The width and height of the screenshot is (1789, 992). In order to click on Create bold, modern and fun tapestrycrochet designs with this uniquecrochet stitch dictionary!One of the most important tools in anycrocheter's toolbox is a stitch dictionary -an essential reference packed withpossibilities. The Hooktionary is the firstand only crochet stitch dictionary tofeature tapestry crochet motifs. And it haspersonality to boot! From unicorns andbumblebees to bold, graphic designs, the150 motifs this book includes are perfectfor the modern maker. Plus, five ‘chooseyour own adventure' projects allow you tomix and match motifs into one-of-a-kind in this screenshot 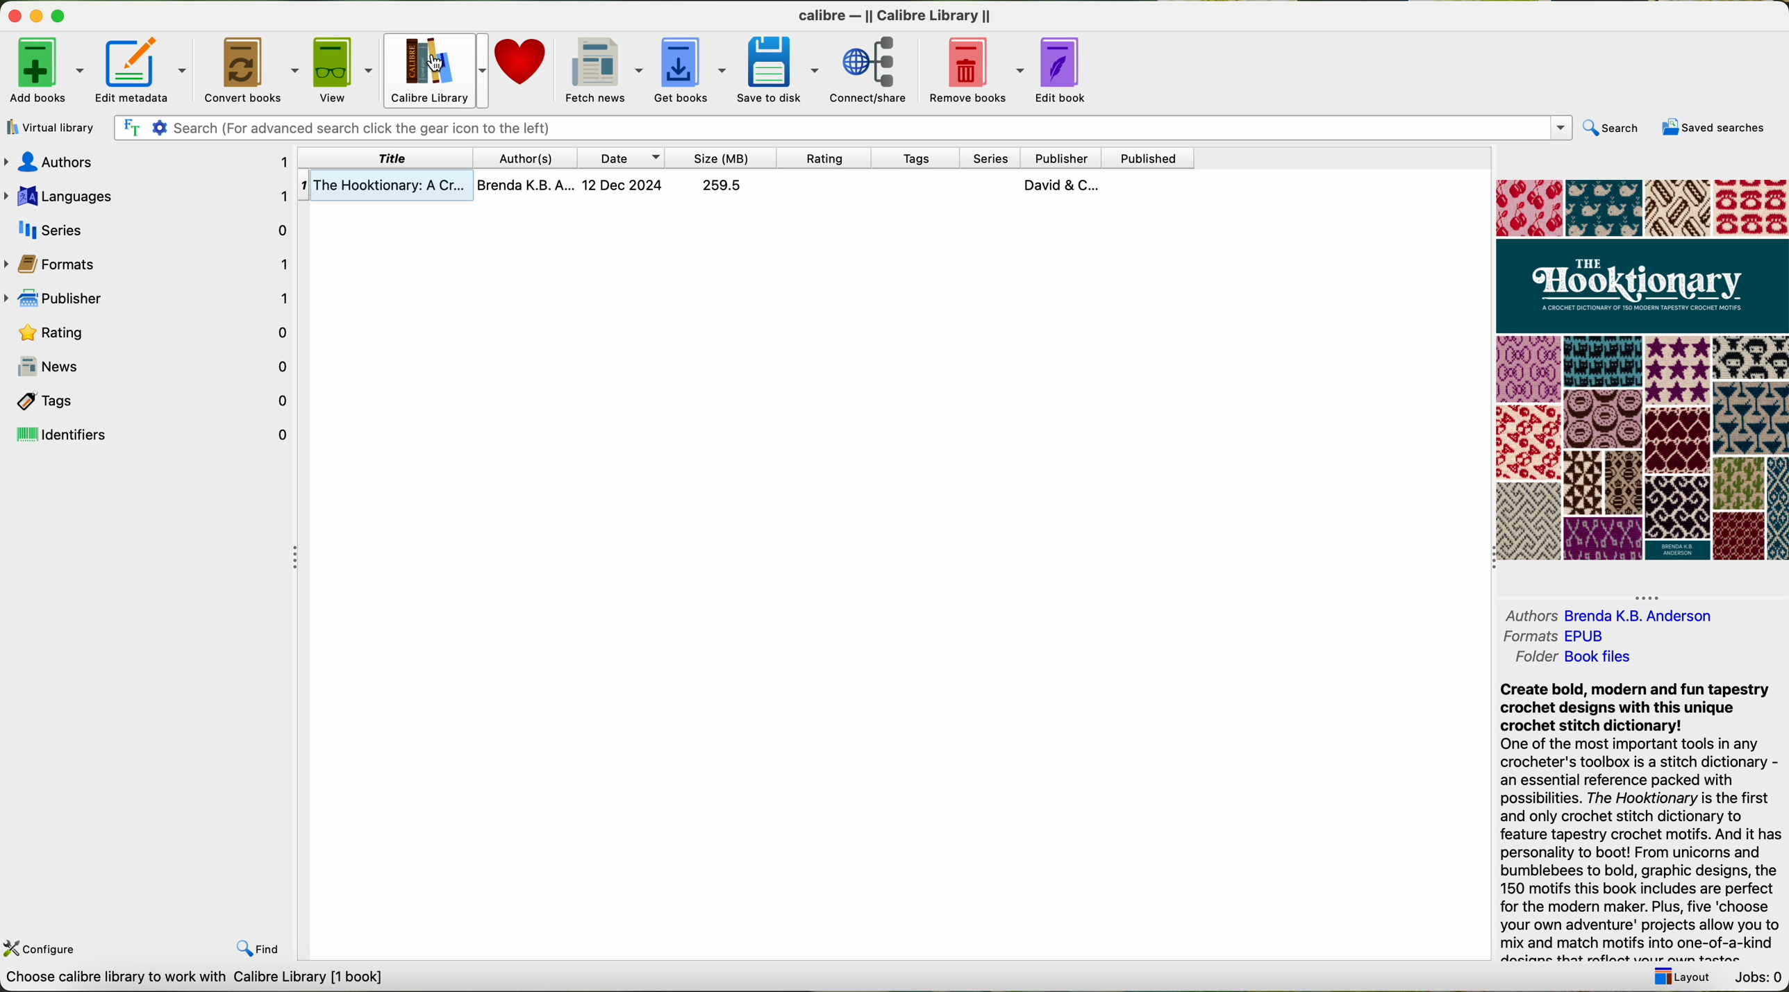, I will do `click(1644, 821)`.